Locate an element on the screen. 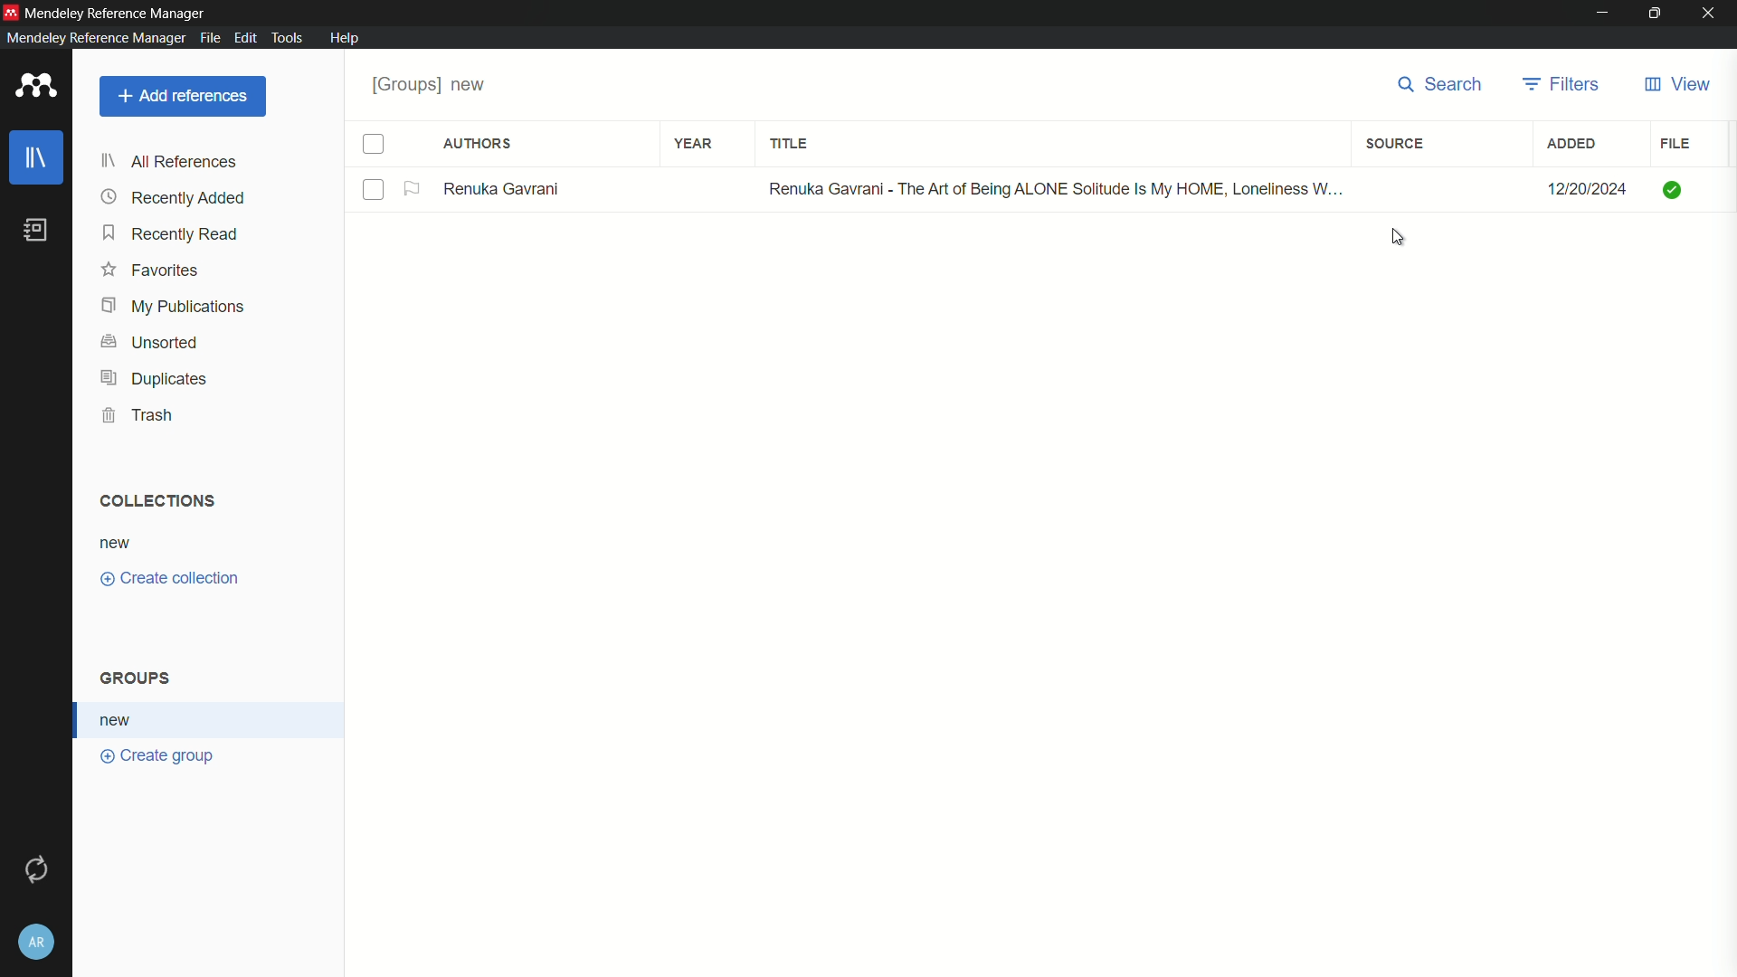 The image size is (1737, 977). edit menu is located at coordinates (245, 38).